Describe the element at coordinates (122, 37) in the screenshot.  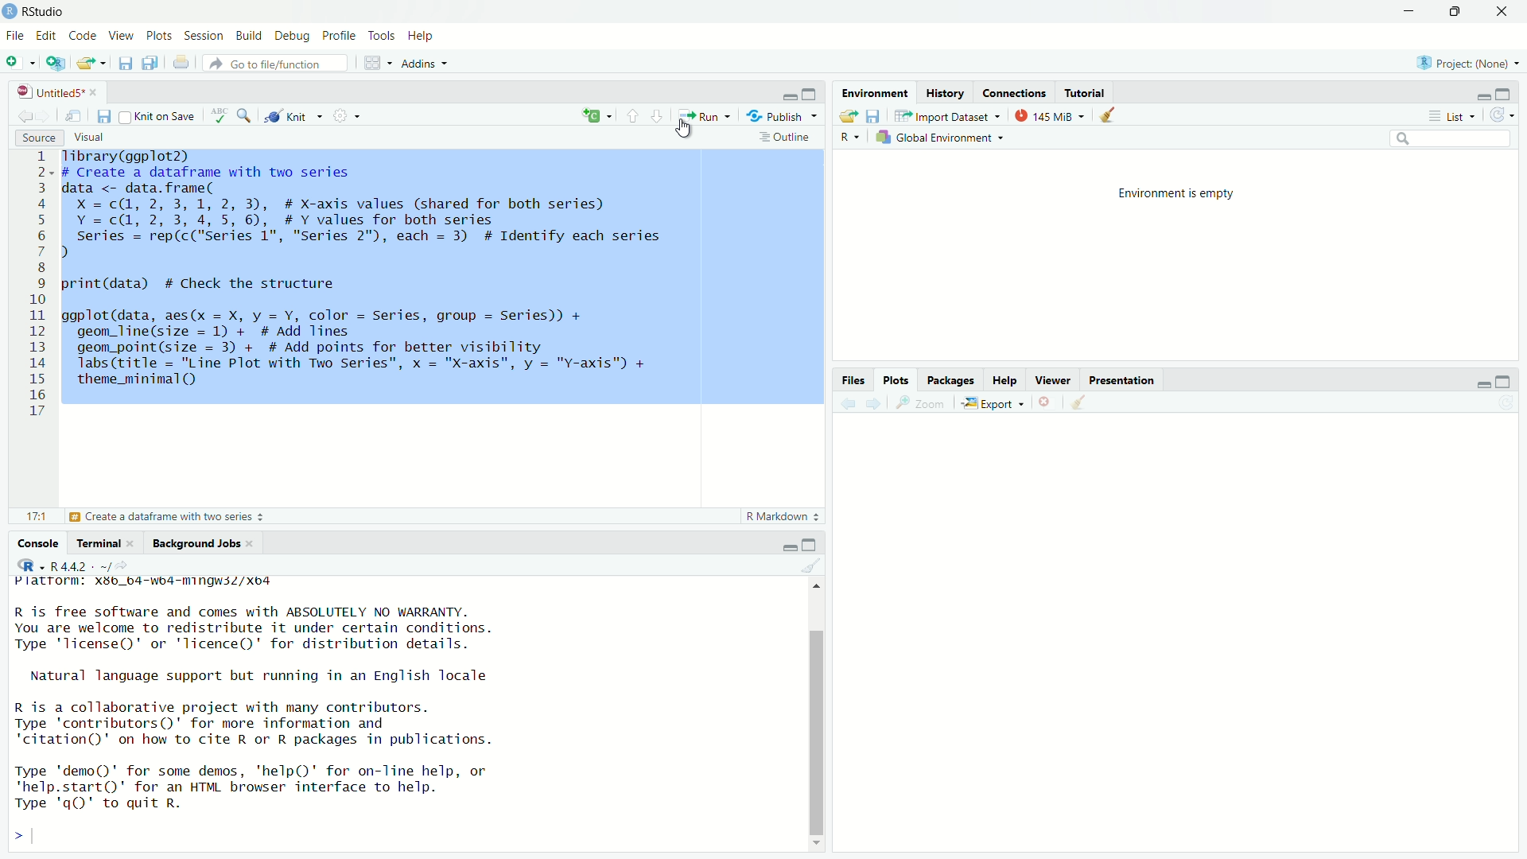
I see `View` at that location.